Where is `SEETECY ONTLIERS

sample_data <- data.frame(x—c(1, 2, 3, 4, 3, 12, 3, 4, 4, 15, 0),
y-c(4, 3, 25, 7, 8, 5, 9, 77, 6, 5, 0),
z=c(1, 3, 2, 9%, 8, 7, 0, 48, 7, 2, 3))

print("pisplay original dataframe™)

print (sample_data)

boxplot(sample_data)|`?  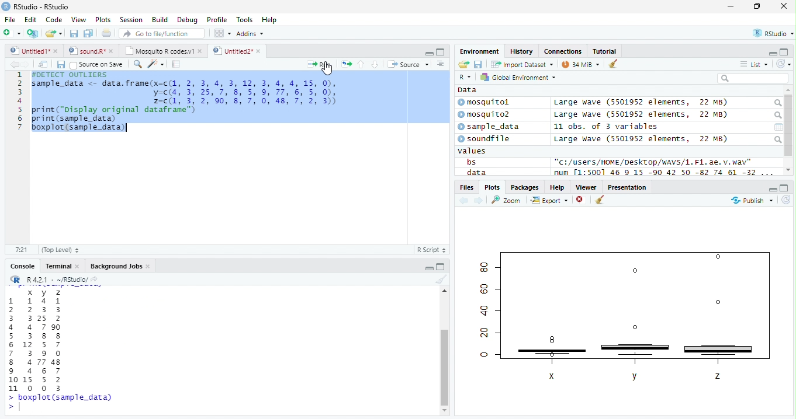
SEETECY ONTLIERS

sample_data <- data.frame(x—c(1, 2, 3, 4, 3, 12, 3, 4, 4, 15, 0),
y-c(4, 3, 25, 7, 8, 5, 9, 77, 6, 5, 0),
z=c(1, 3, 2, 9%, 8, 7, 0, 48, 7, 2, 3))

print("pisplay original dataframe™)

print (sample_data)

boxplot(sample_data)| is located at coordinates (186, 102).